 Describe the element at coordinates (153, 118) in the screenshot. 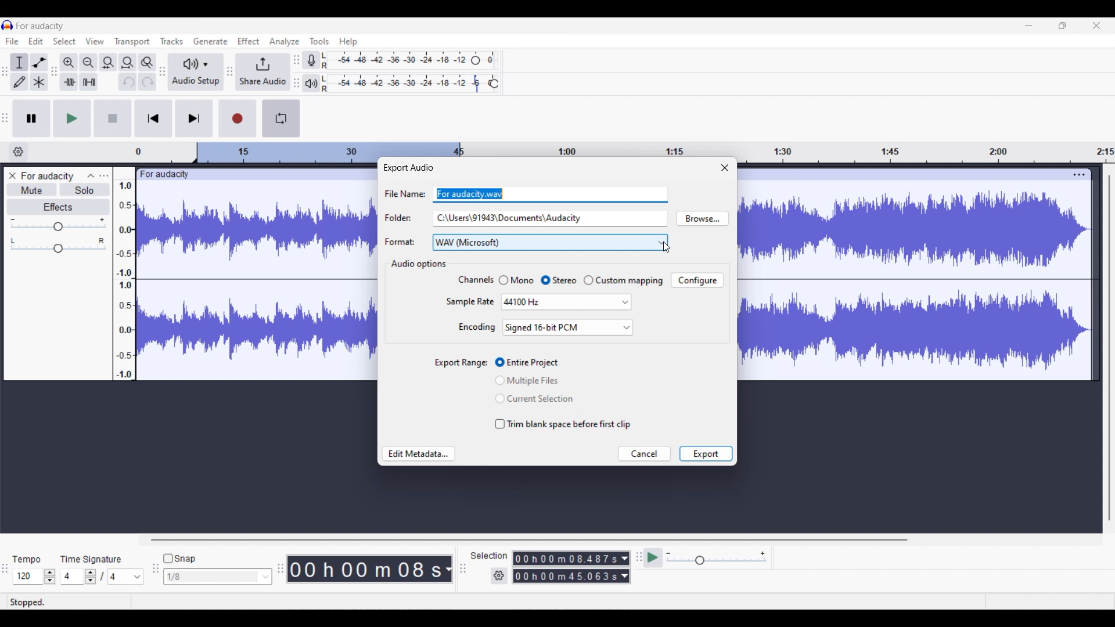

I see `Skip/Select to start` at that location.